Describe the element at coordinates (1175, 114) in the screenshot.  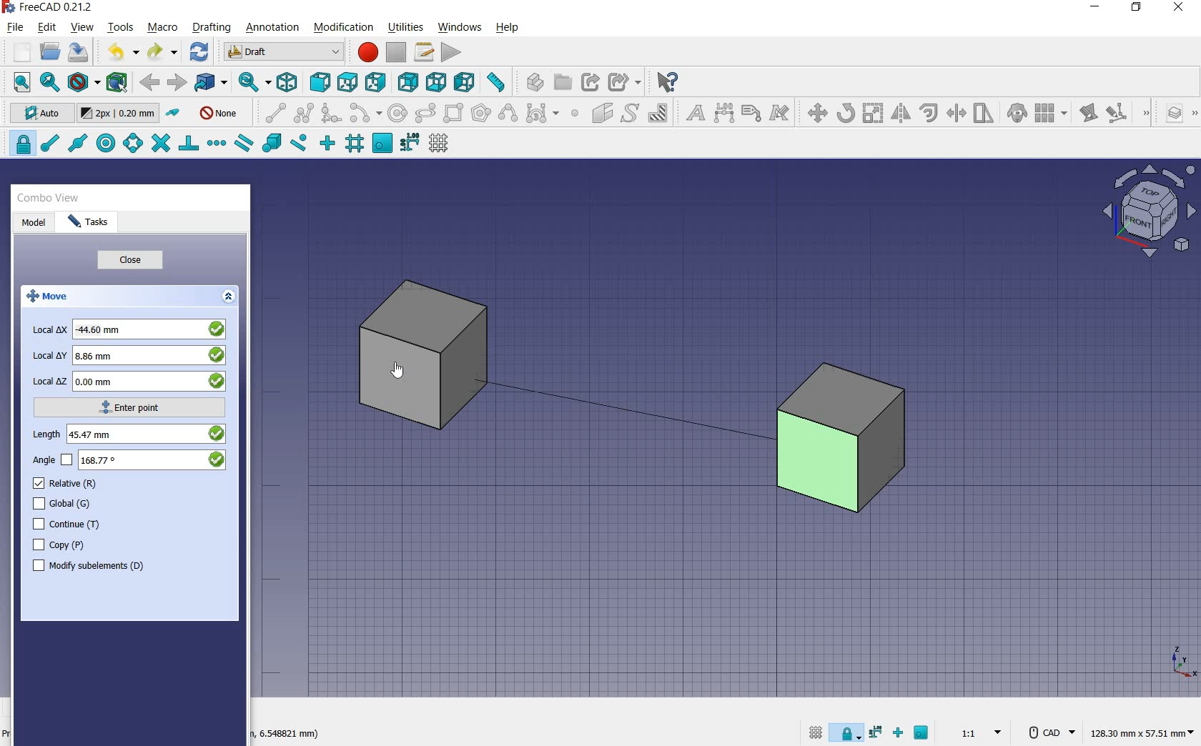
I see `manage layers` at that location.